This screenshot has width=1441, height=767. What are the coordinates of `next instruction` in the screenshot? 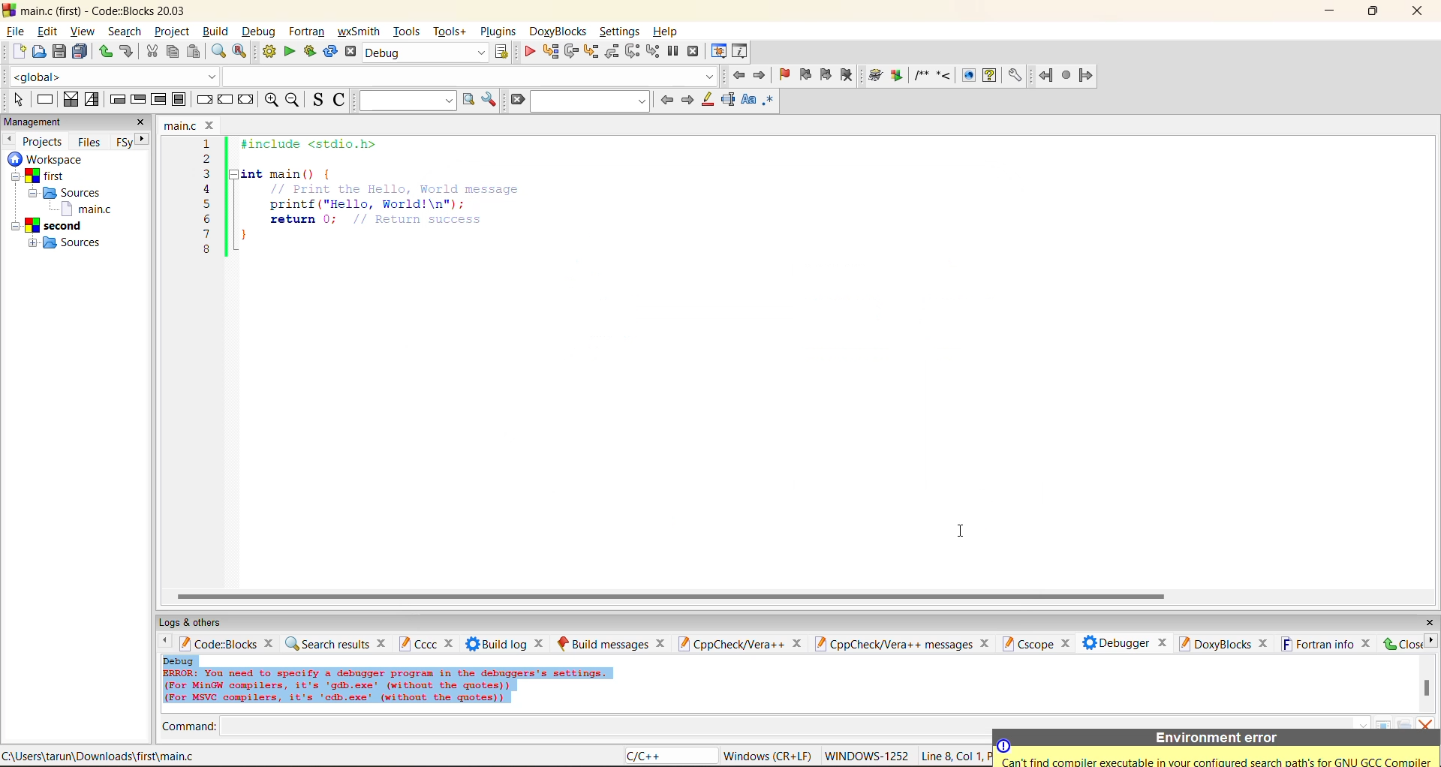 It's located at (632, 51).